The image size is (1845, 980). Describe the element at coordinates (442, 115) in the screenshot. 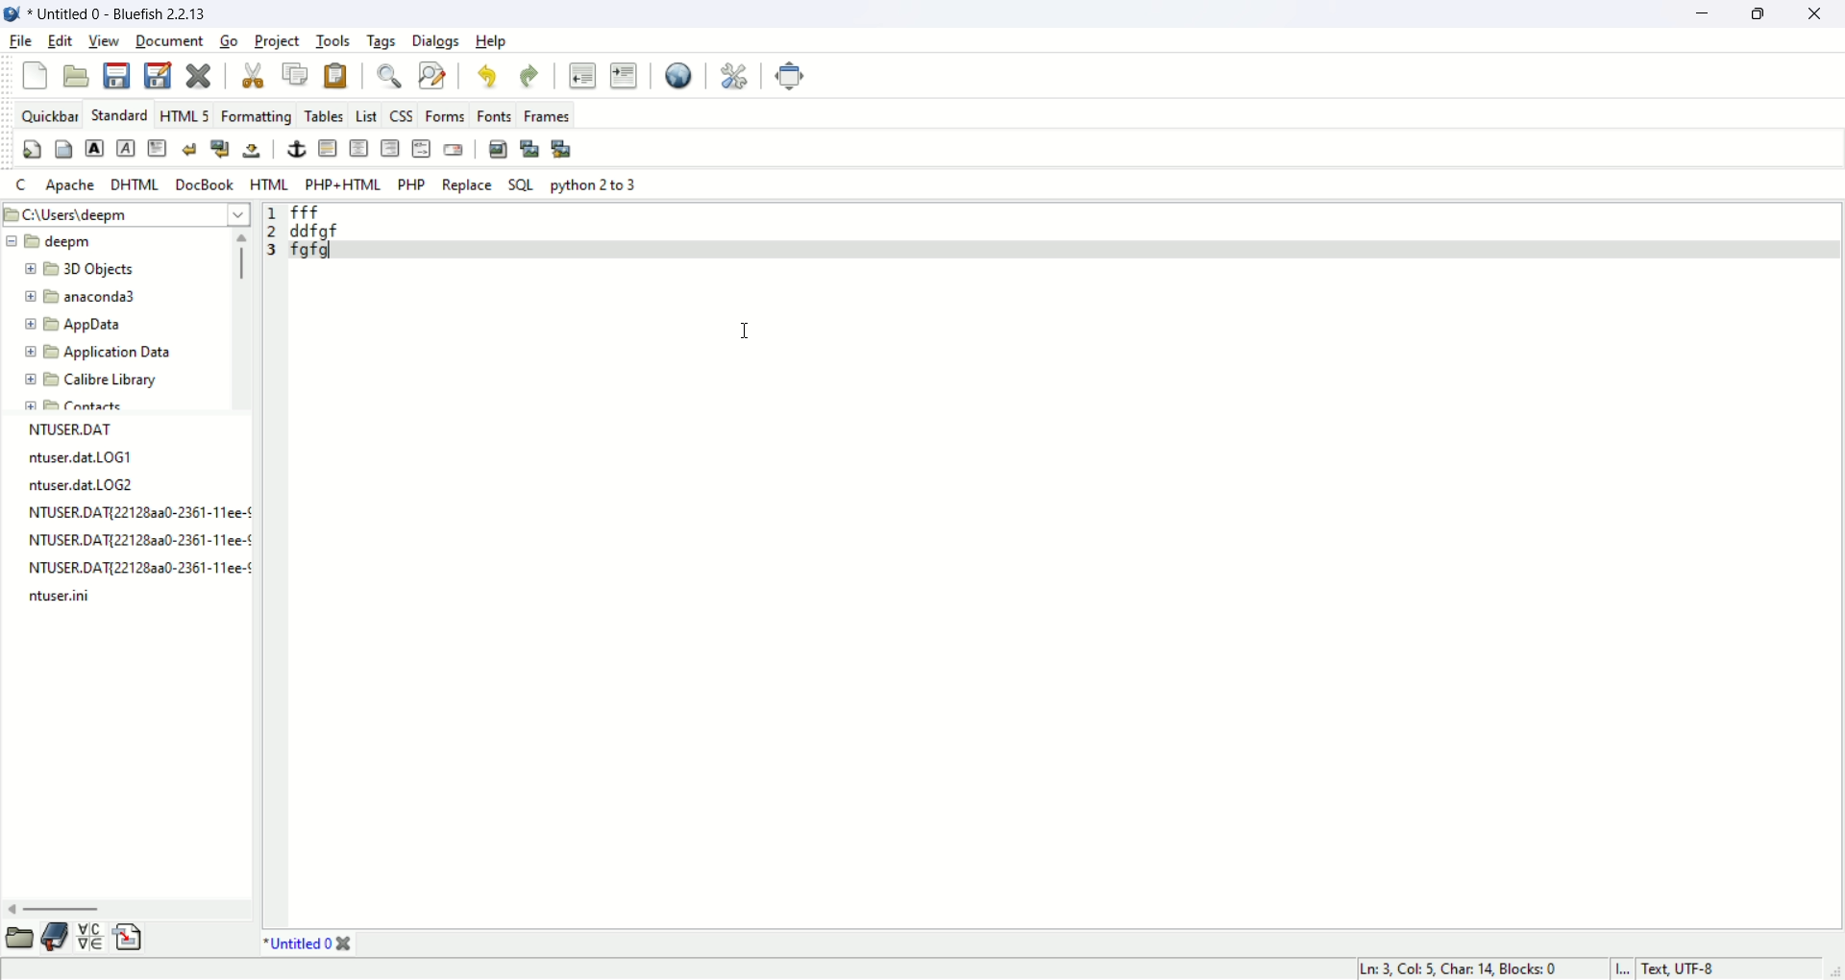

I see `forms` at that location.